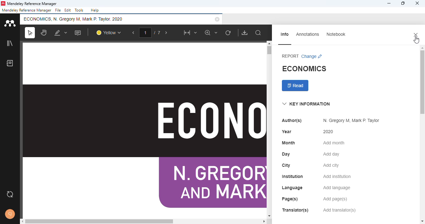 Image resolution: width=425 pixels, height=224 pixels. Describe the element at coordinates (10, 23) in the screenshot. I see `logo` at that location.